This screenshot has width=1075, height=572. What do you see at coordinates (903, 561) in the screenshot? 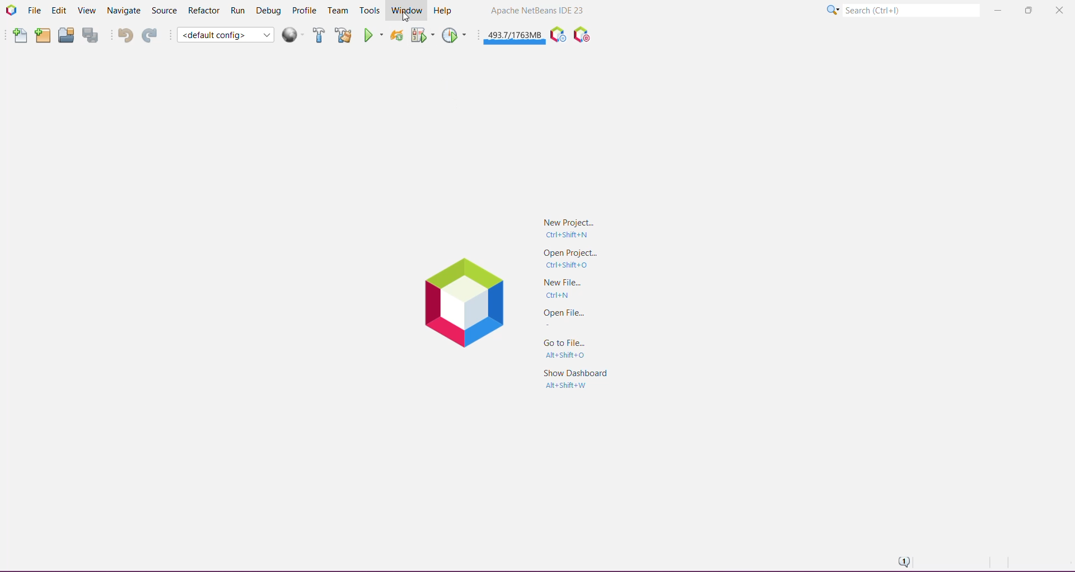
I see `Notifications` at bounding box center [903, 561].